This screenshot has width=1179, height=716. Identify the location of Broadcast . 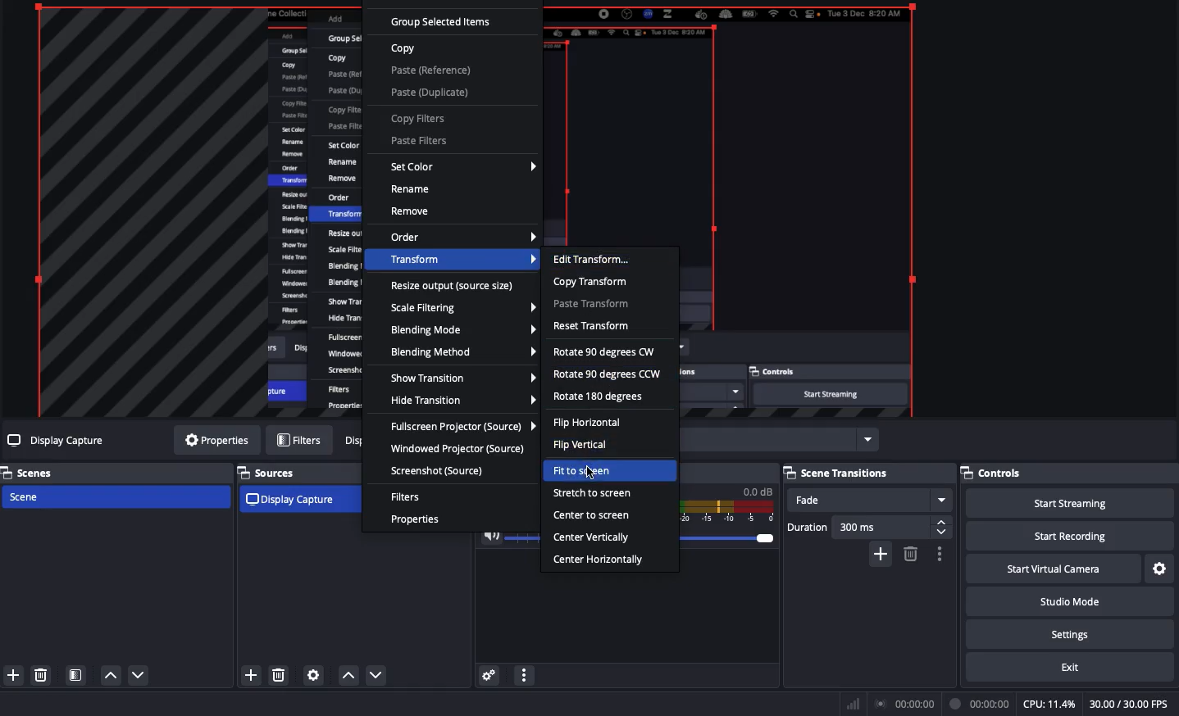
(905, 704).